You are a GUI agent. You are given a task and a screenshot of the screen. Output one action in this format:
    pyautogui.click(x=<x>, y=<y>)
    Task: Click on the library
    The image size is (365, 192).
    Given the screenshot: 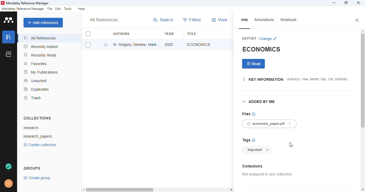 What is the action you would take?
    pyautogui.click(x=9, y=37)
    